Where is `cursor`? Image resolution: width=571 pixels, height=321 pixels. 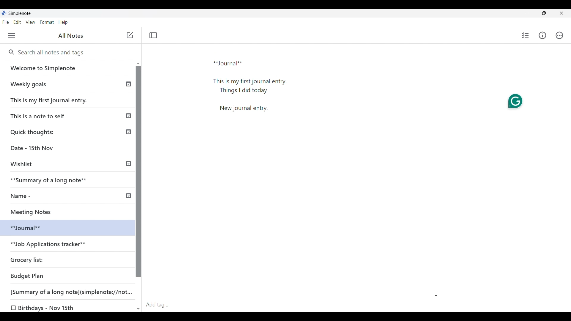
cursor is located at coordinates (436, 292).